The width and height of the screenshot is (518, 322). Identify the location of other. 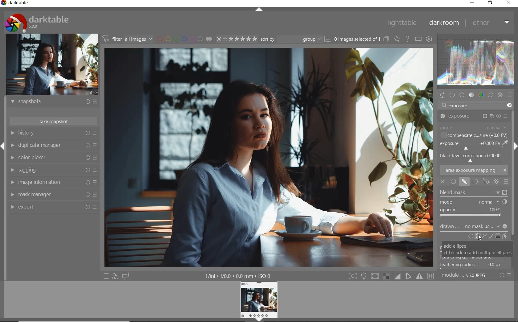
(491, 24).